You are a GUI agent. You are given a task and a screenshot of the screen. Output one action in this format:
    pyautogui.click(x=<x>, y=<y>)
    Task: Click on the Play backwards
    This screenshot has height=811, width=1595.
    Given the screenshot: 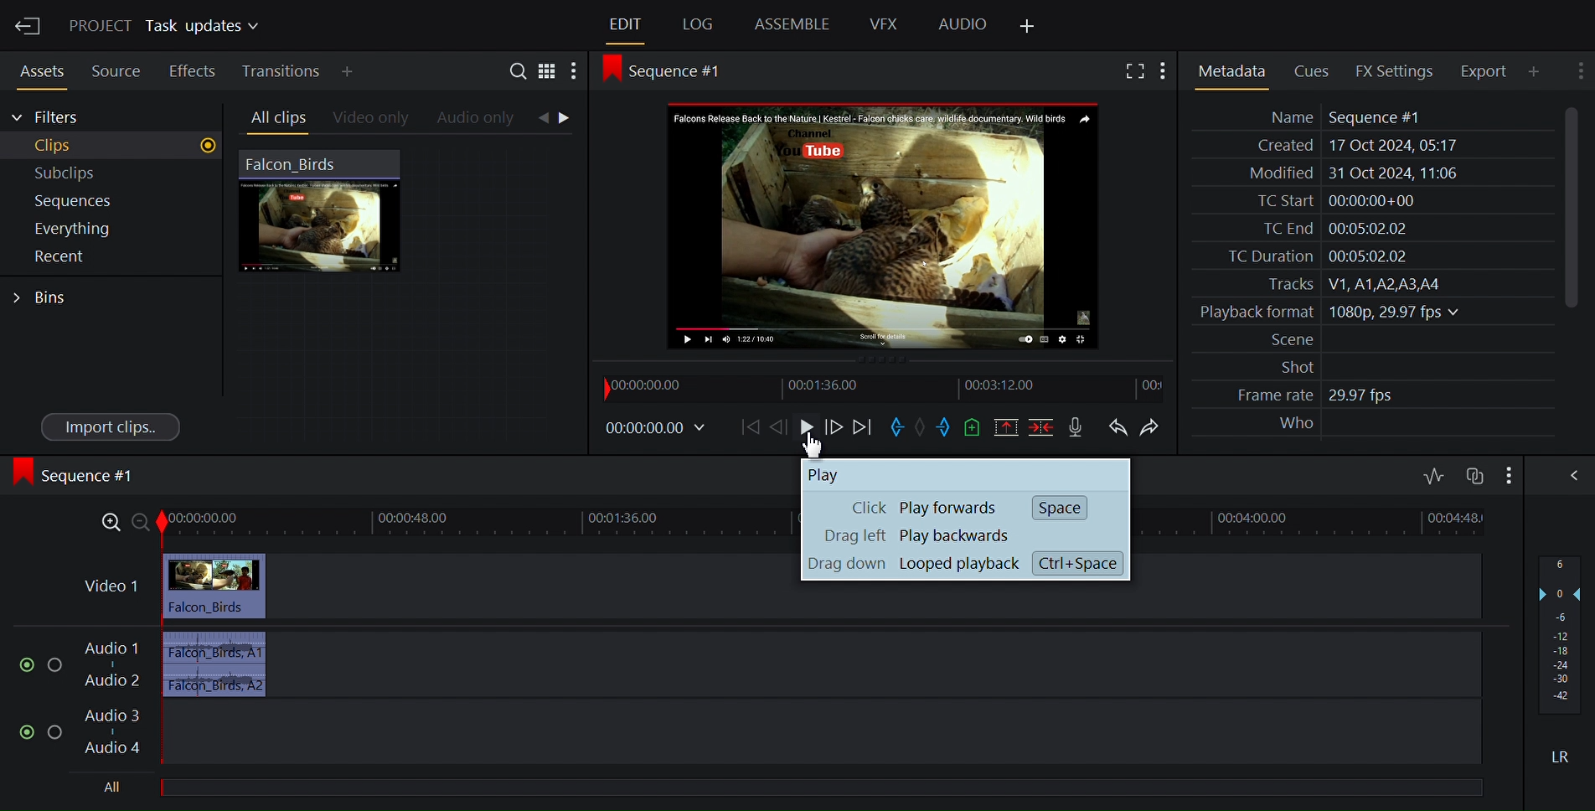 What is the action you would take?
    pyautogui.click(x=954, y=536)
    